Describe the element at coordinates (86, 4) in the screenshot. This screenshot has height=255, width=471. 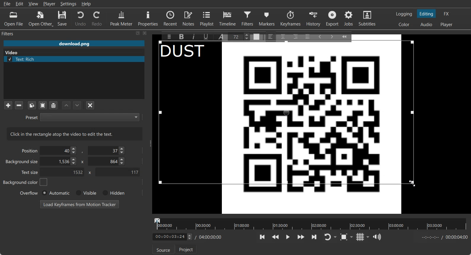
I see `Help` at that location.